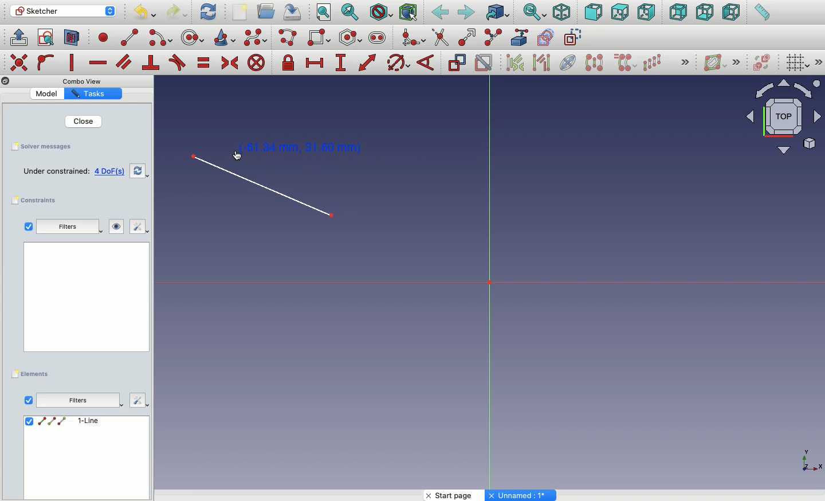  I want to click on Close, so click(85, 122).